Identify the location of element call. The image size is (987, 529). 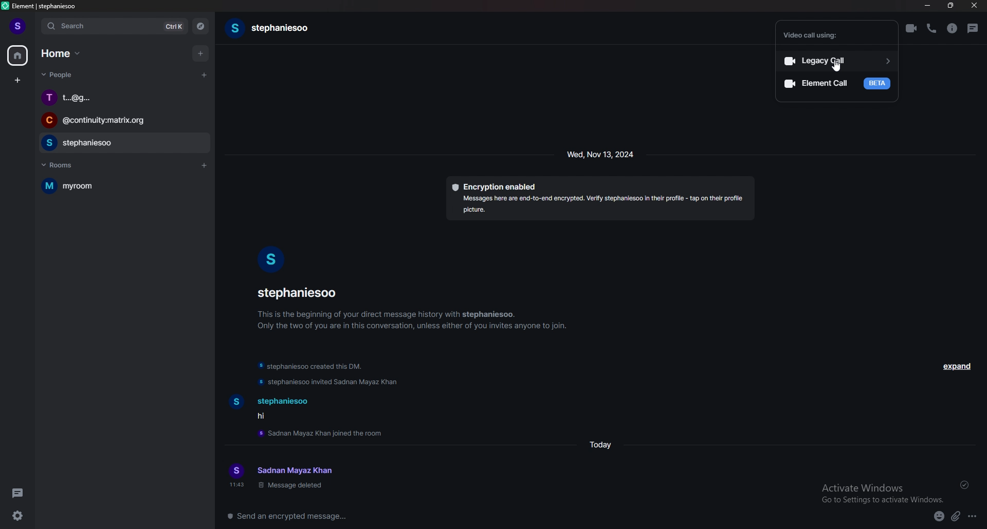
(836, 83).